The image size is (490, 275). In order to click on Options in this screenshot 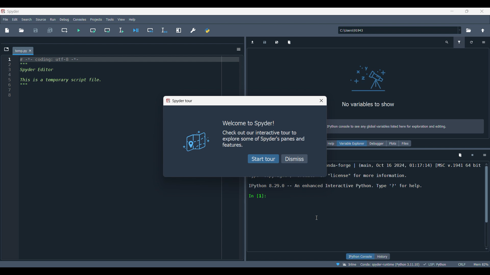, I will do `click(239, 49)`.